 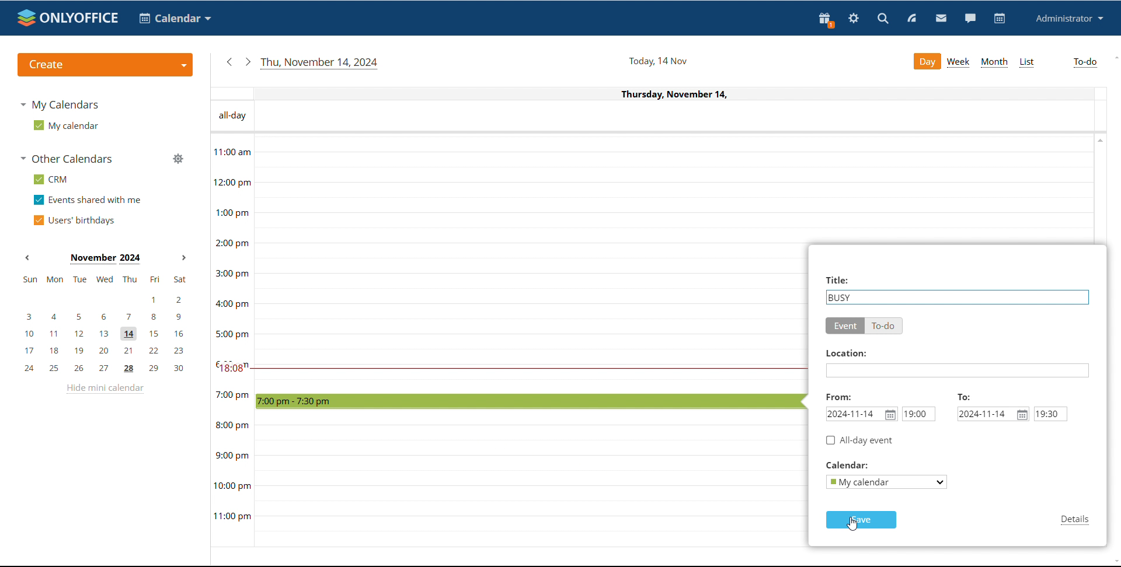 I want to click on to-do, so click(x=1085, y=63).